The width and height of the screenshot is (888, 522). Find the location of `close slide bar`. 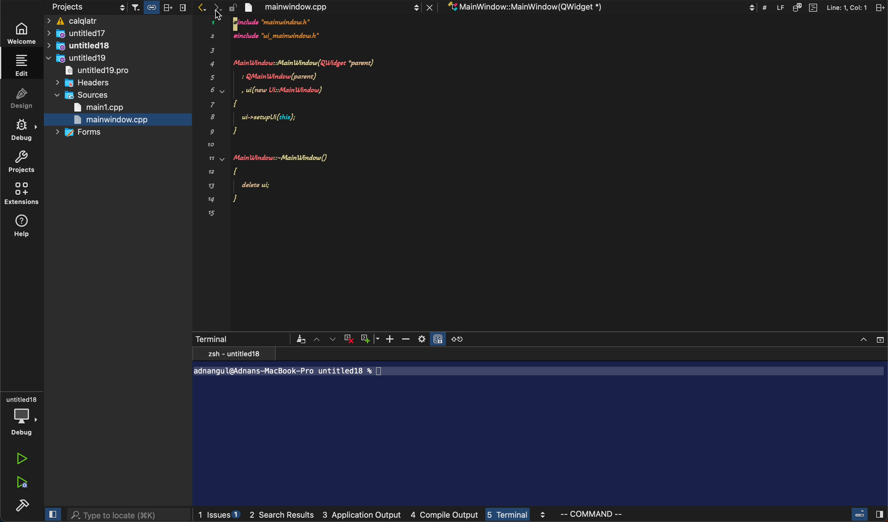

close slide bar is located at coordinates (51, 512).